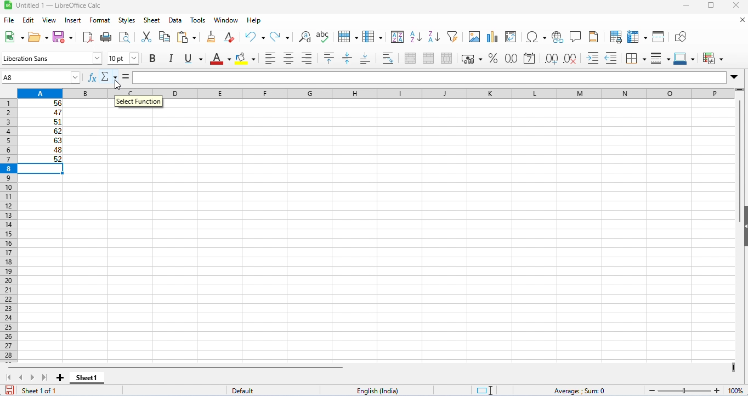 The width and height of the screenshot is (748, 396). Describe the element at coordinates (415, 36) in the screenshot. I see `sort asending` at that location.